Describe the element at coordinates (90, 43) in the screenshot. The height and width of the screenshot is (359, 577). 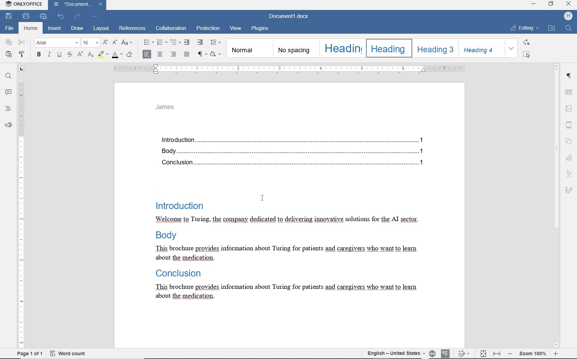
I see `font size` at that location.